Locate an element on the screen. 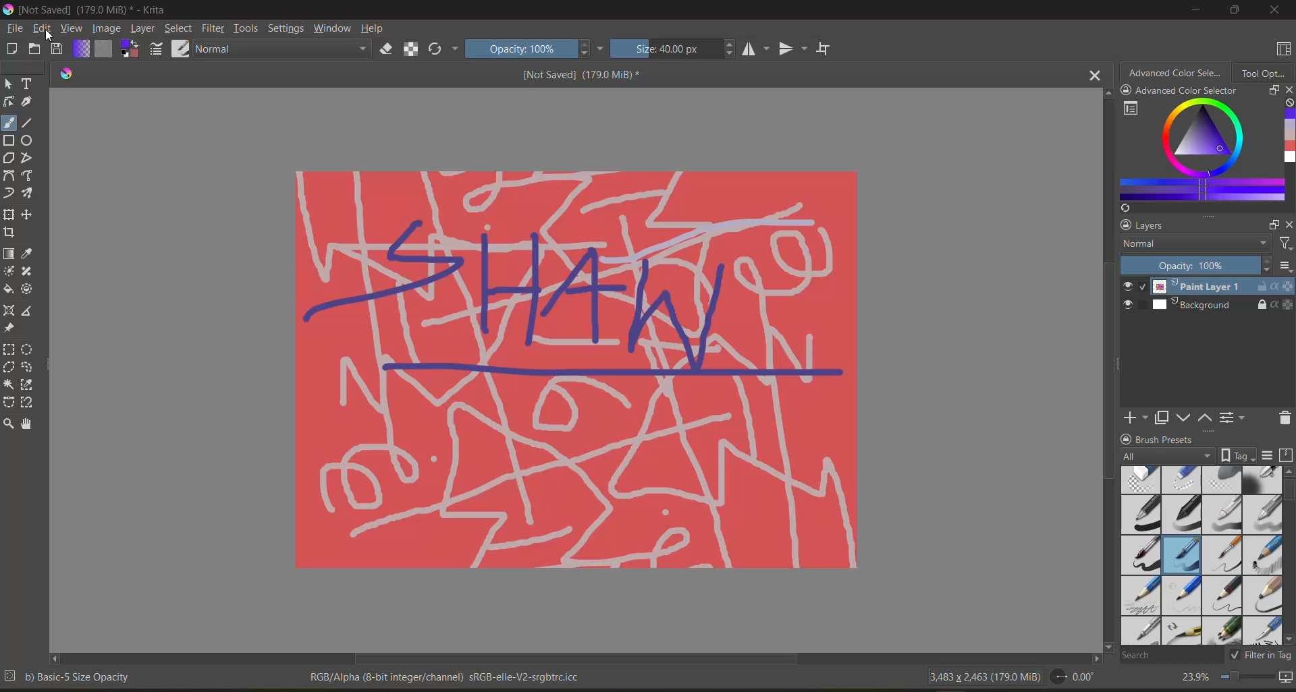 The width and height of the screenshot is (1296, 692). calligraphy is located at coordinates (28, 101).